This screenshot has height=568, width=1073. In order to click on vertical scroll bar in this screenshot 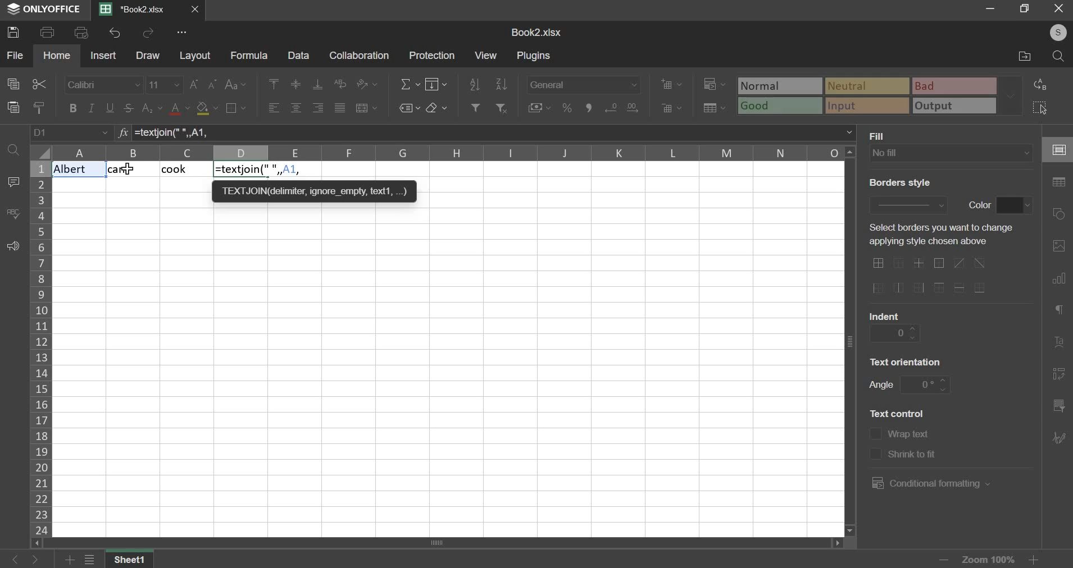, I will do `click(852, 340)`.